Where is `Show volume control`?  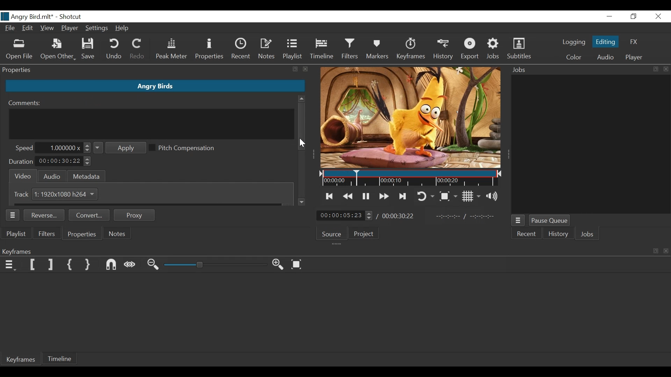
Show volume control is located at coordinates (493, 197).